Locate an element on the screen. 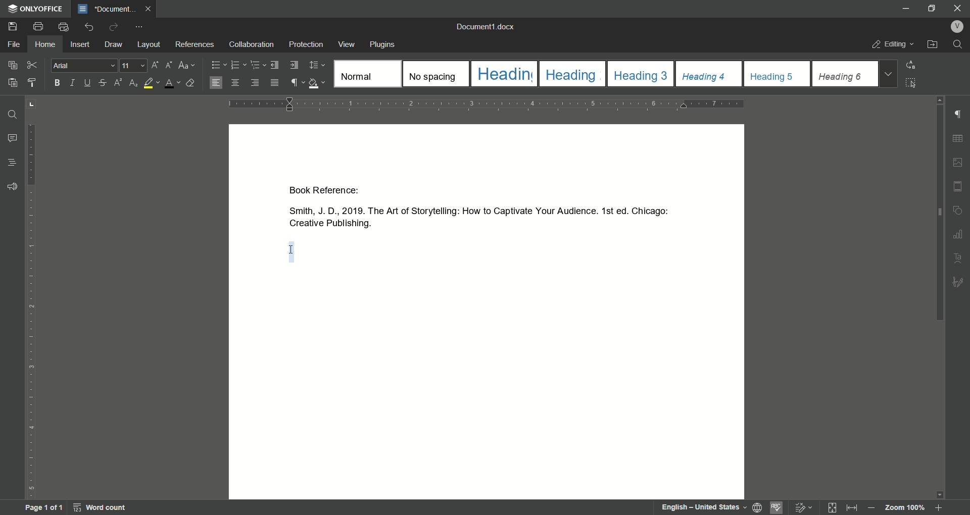 The height and width of the screenshot is (515, 970). table is located at coordinates (958, 138).